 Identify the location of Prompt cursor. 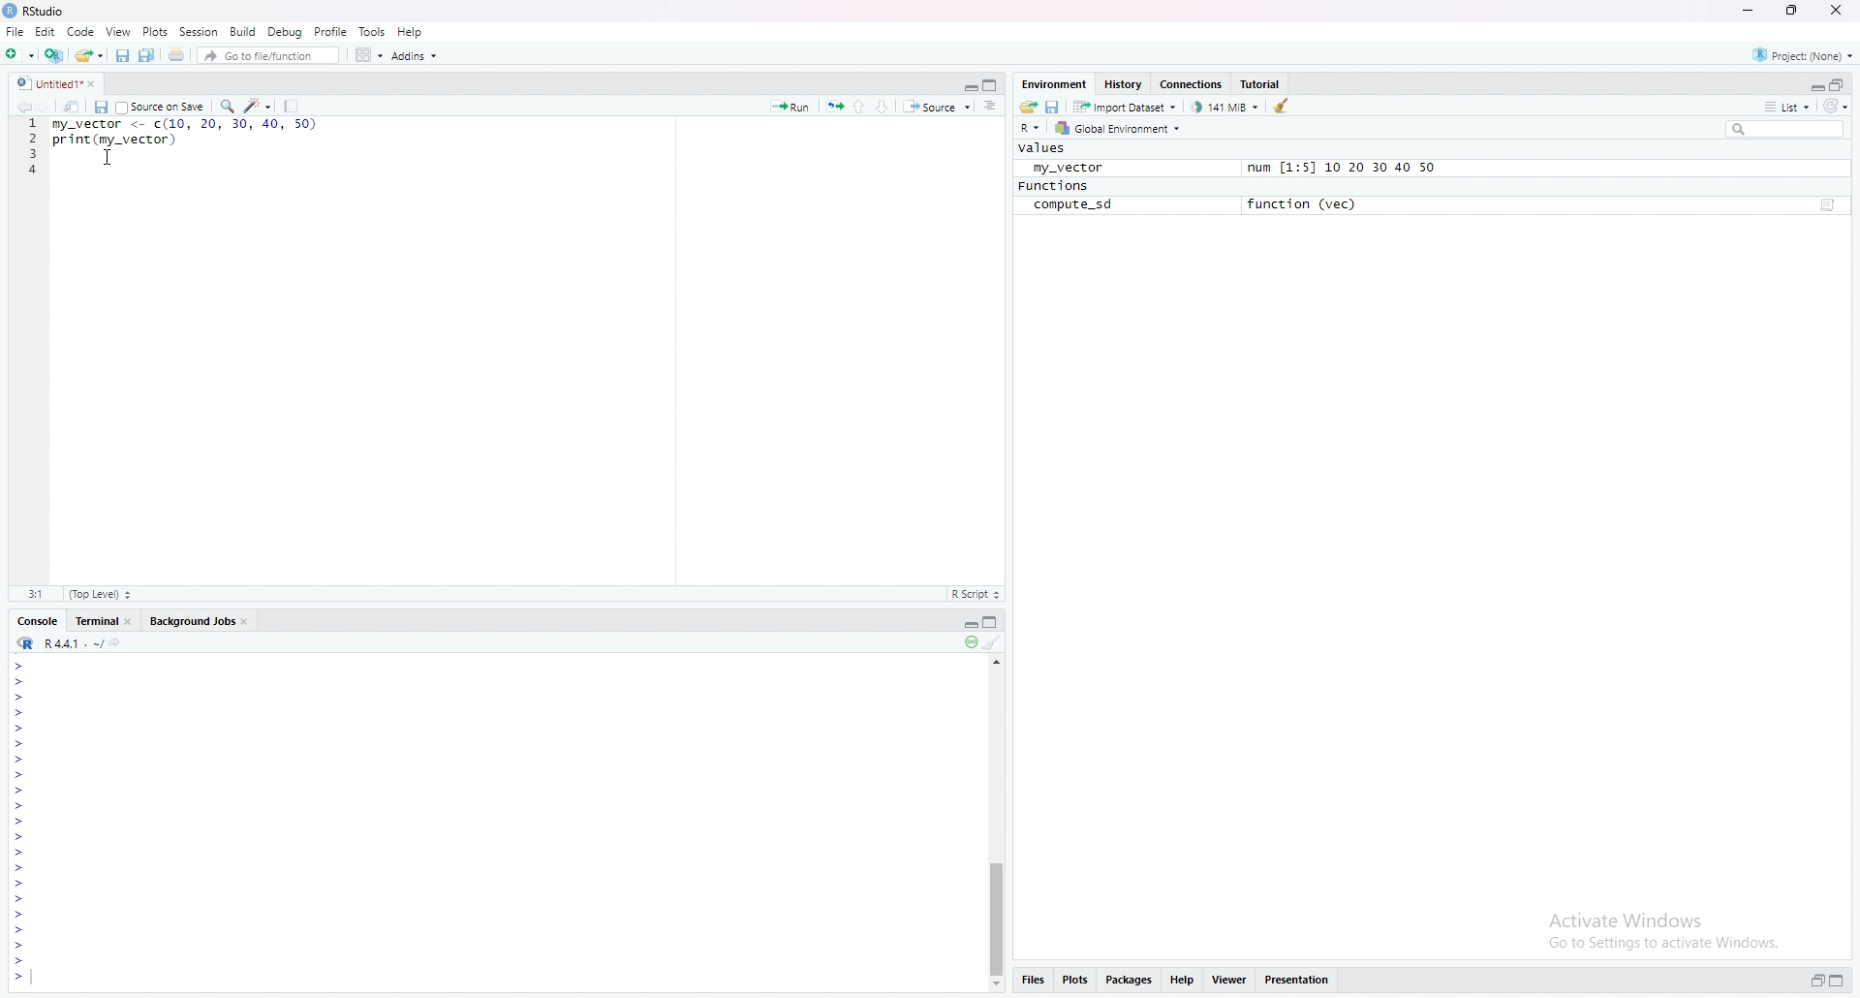
(19, 744).